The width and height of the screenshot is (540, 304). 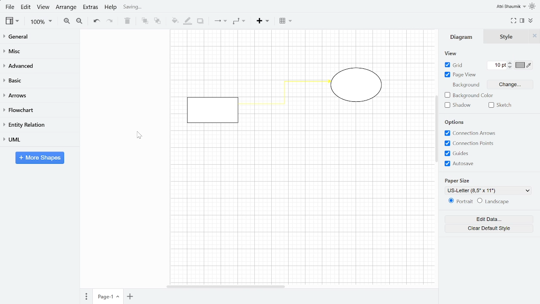 I want to click on To front, so click(x=145, y=21).